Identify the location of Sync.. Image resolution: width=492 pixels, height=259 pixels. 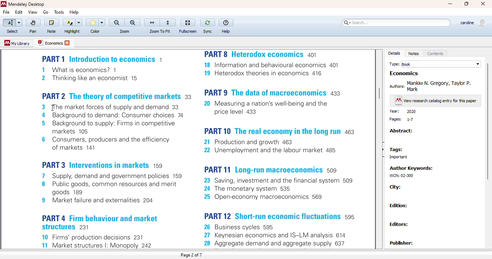
(209, 32).